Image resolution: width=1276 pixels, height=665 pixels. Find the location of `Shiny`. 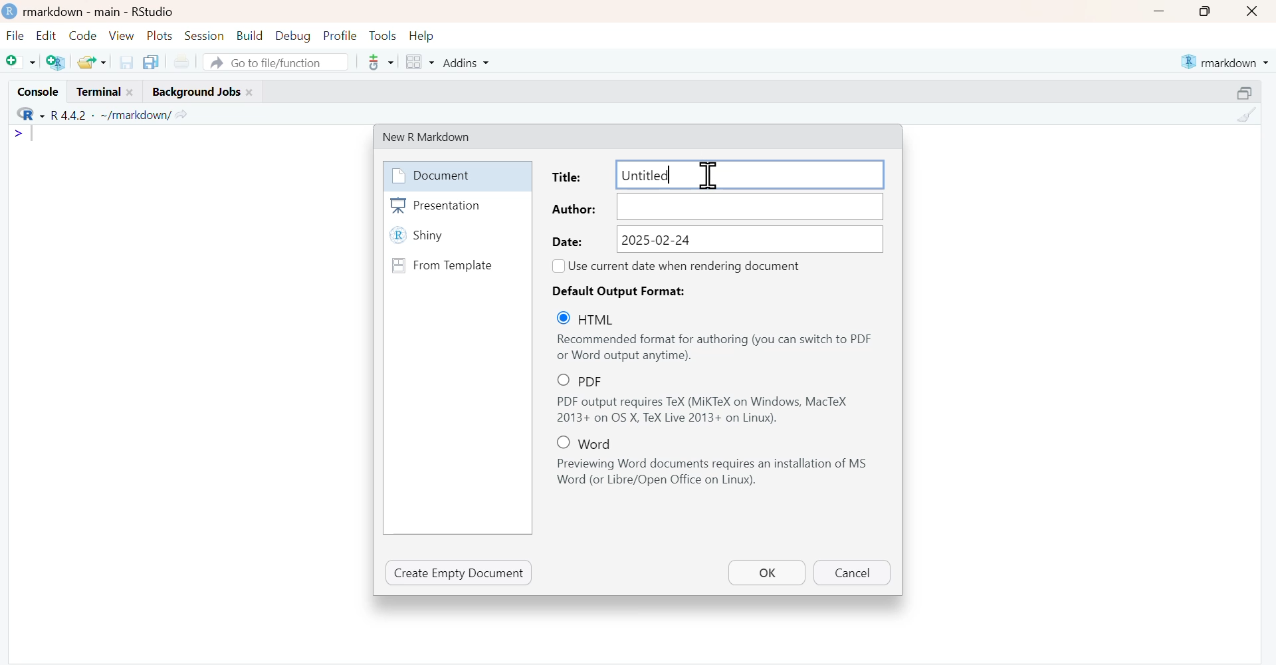

Shiny is located at coordinates (457, 237).